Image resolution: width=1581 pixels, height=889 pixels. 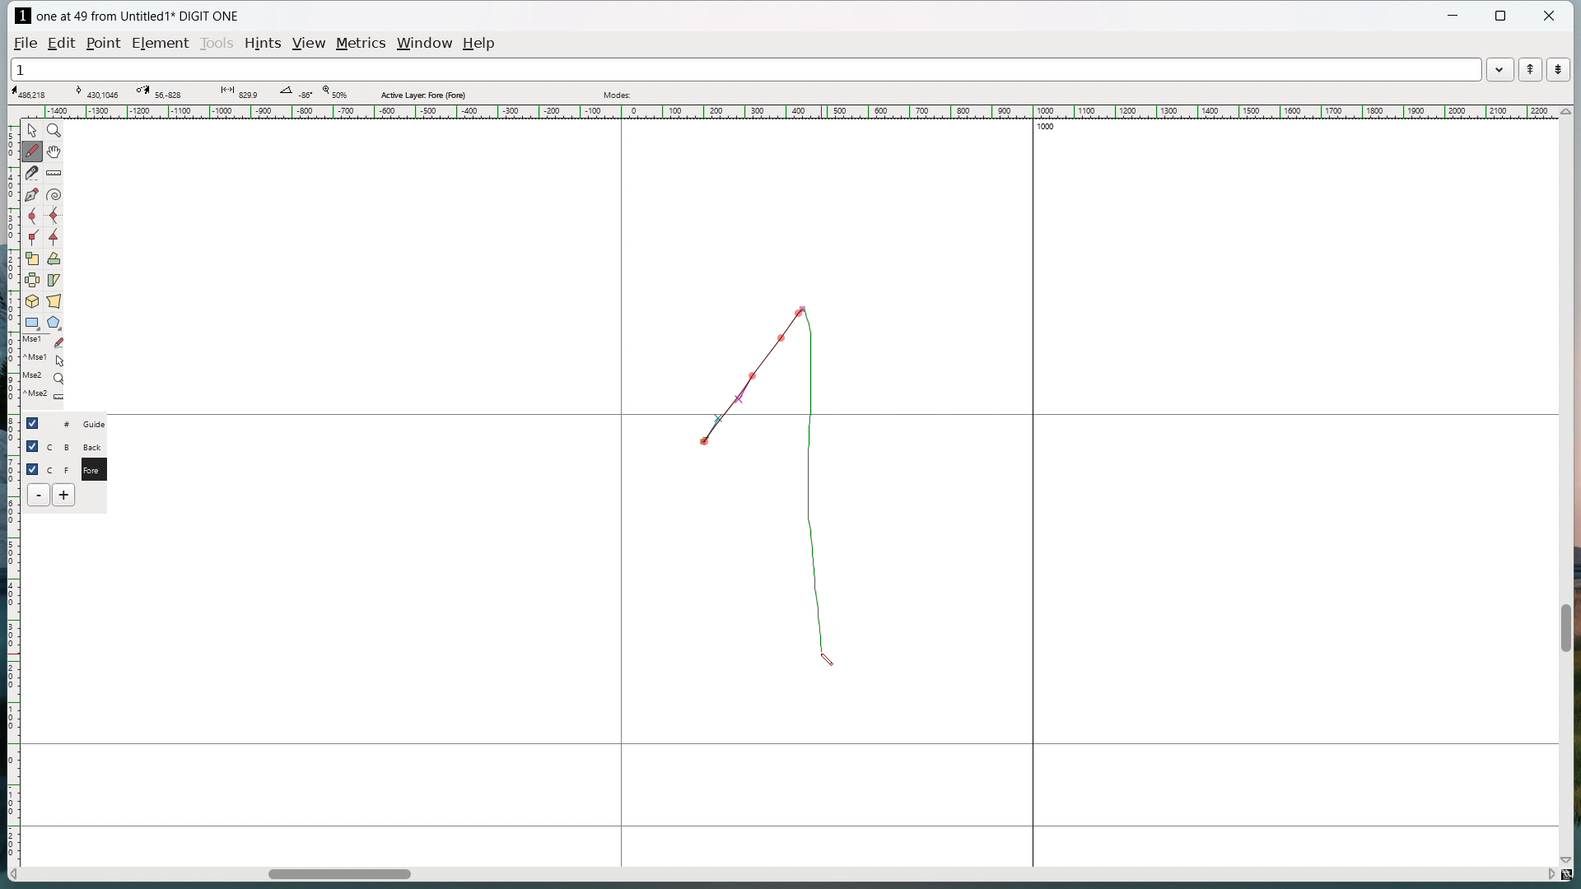 I want to click on close, so click(x=1549, y=16).